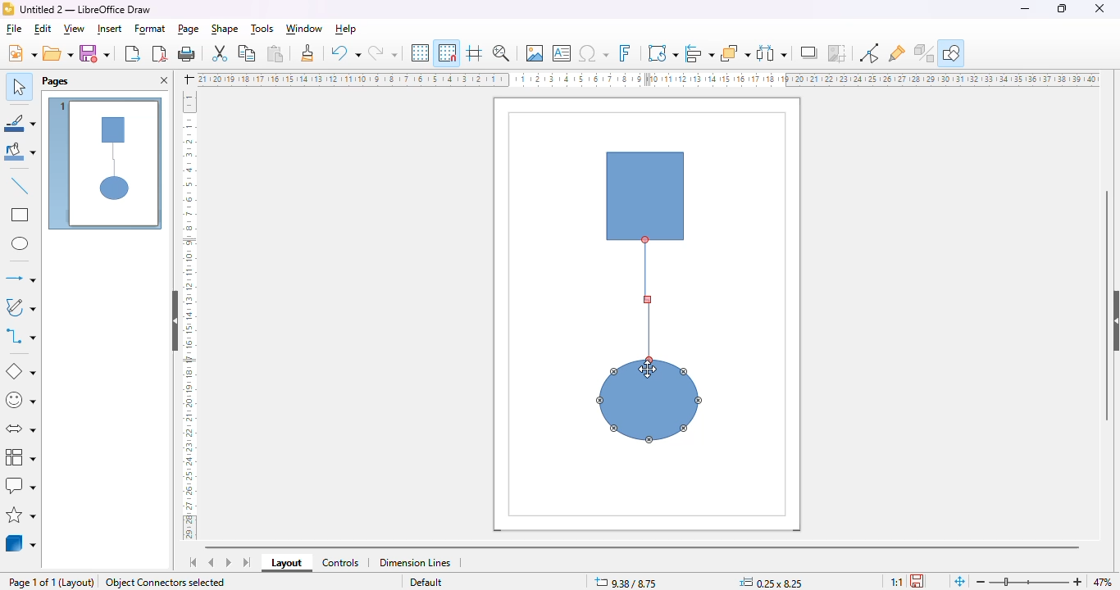  Describe the element at coordinates (21, 401) in the screenshot. I see `symbol shapes` at that location.